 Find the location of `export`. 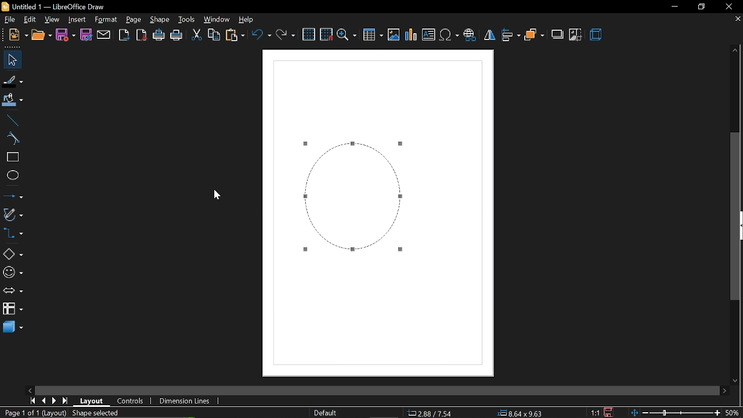

export is located at coordinates (122, 35).